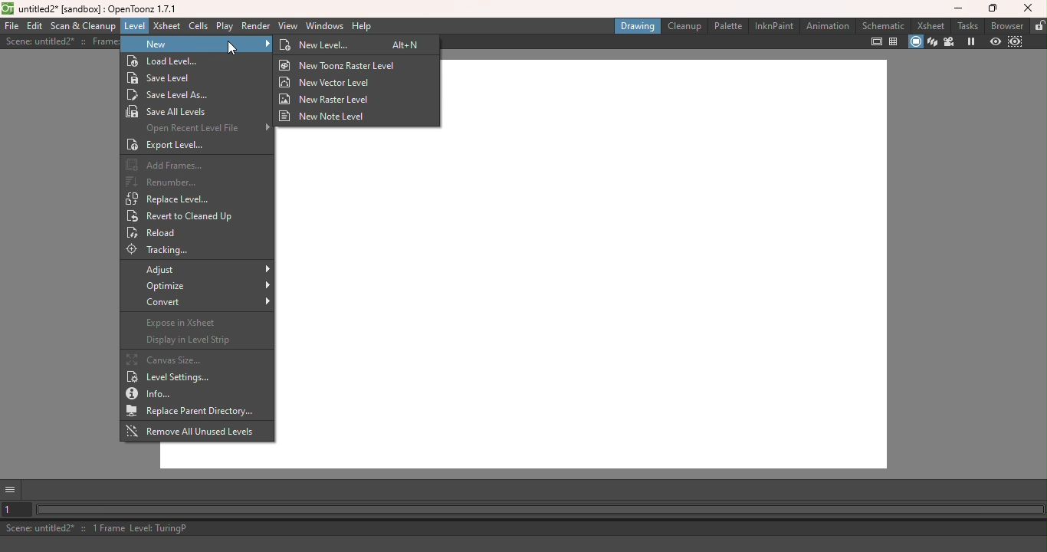  Describe the element at coordinates (884, 26) in the screenshot. I see `Schematic` at that location.